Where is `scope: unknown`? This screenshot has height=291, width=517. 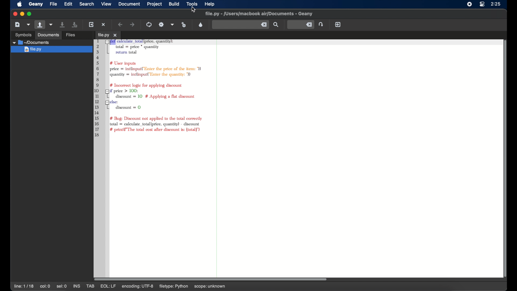
scope: unknown is located at coordinates (226, 287).